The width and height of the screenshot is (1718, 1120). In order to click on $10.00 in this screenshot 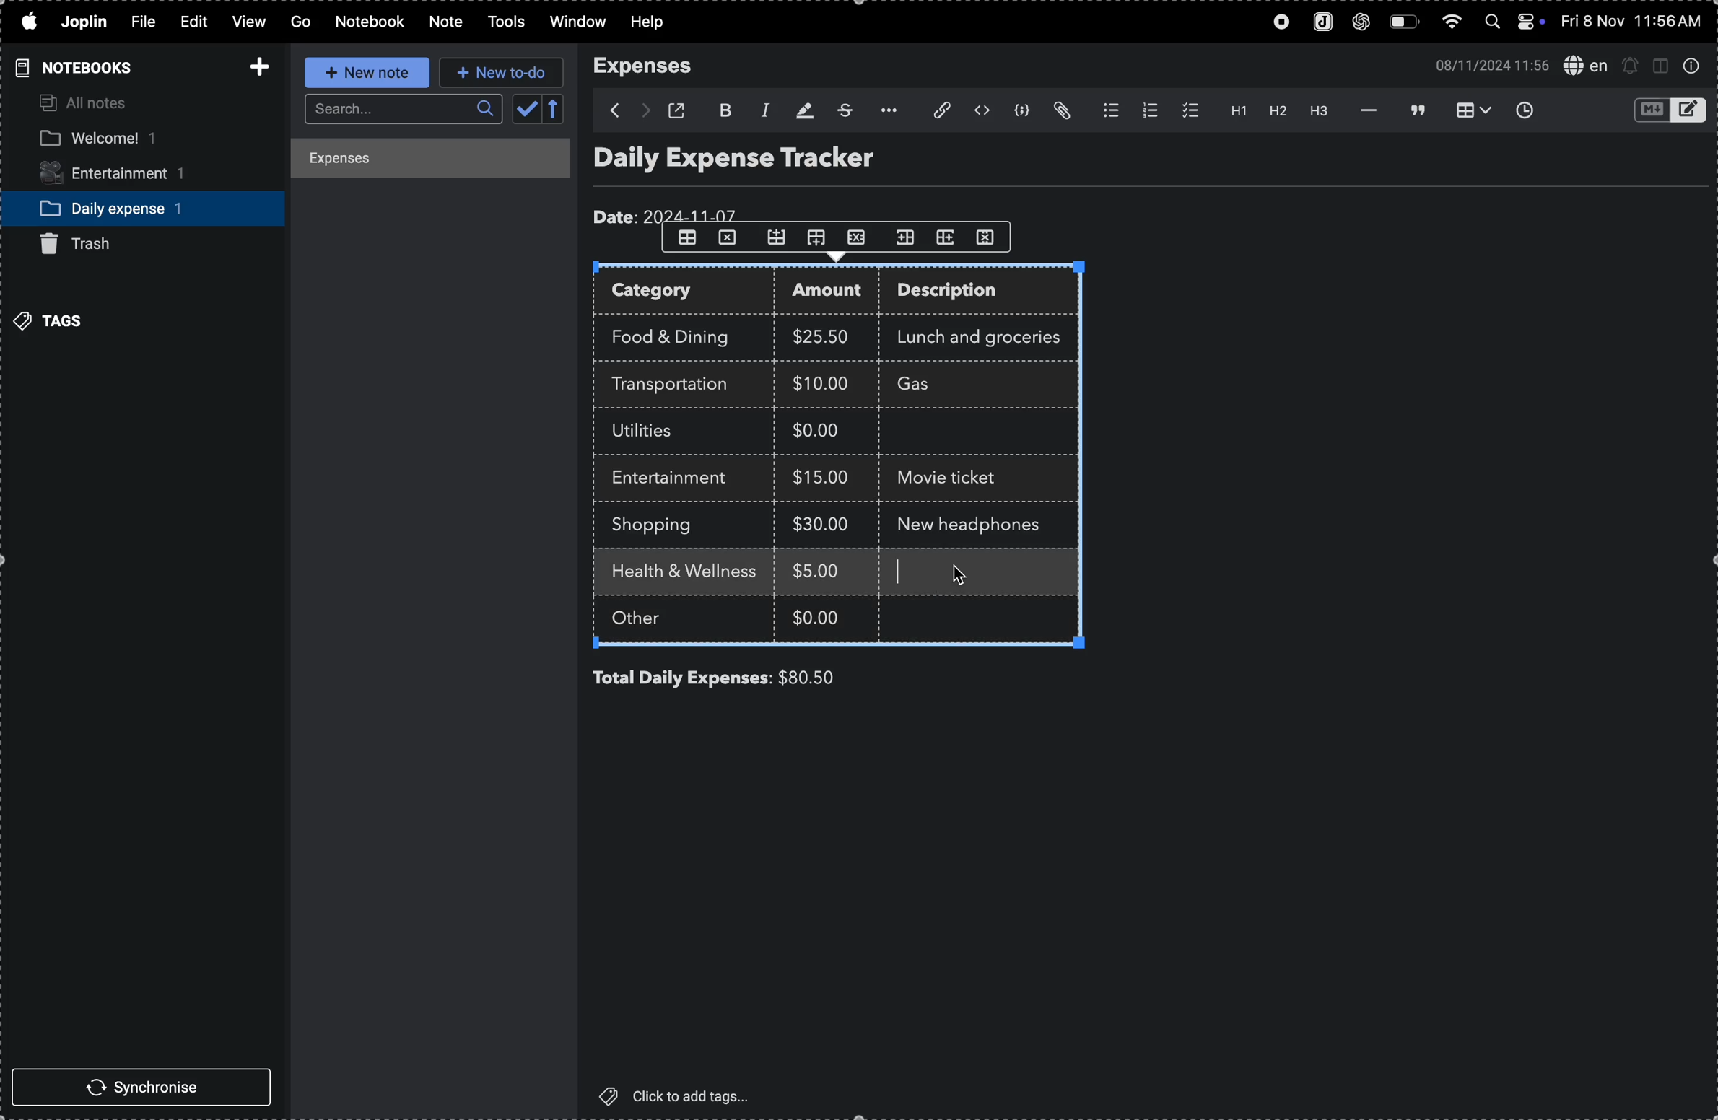, I will do `click(821, 382)`.